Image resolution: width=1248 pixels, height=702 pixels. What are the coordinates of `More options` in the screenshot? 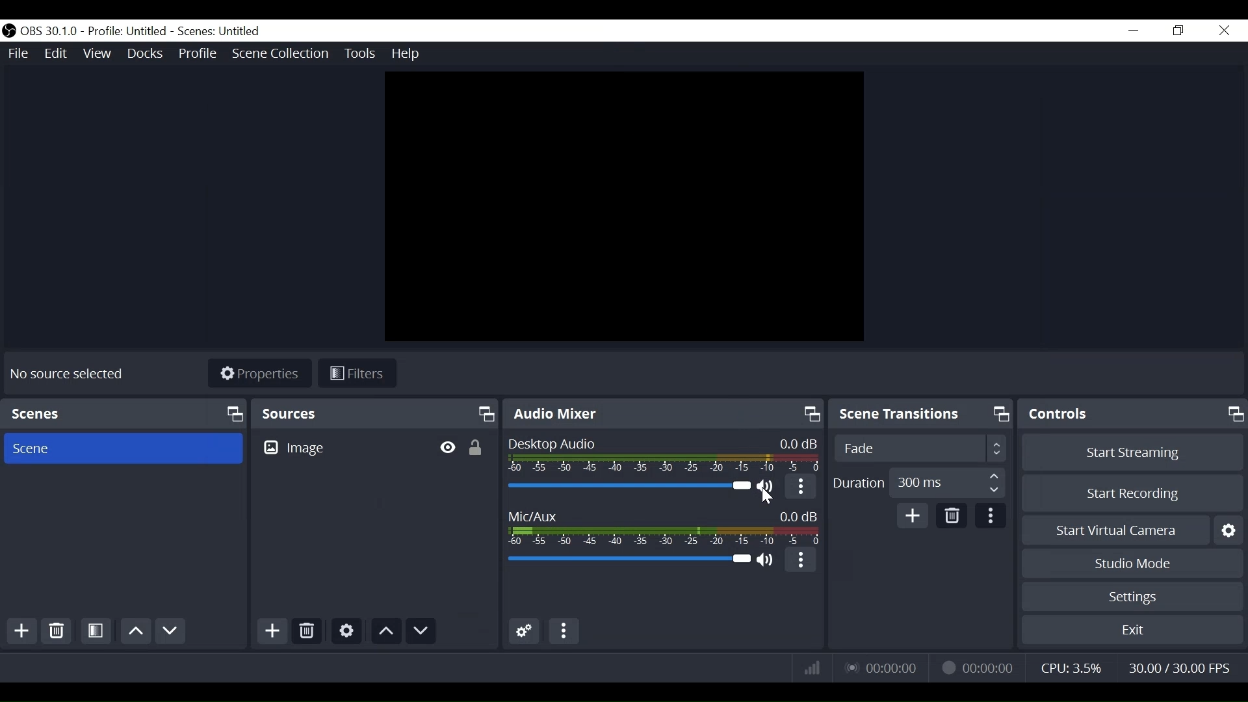 It's located at (798, 562).